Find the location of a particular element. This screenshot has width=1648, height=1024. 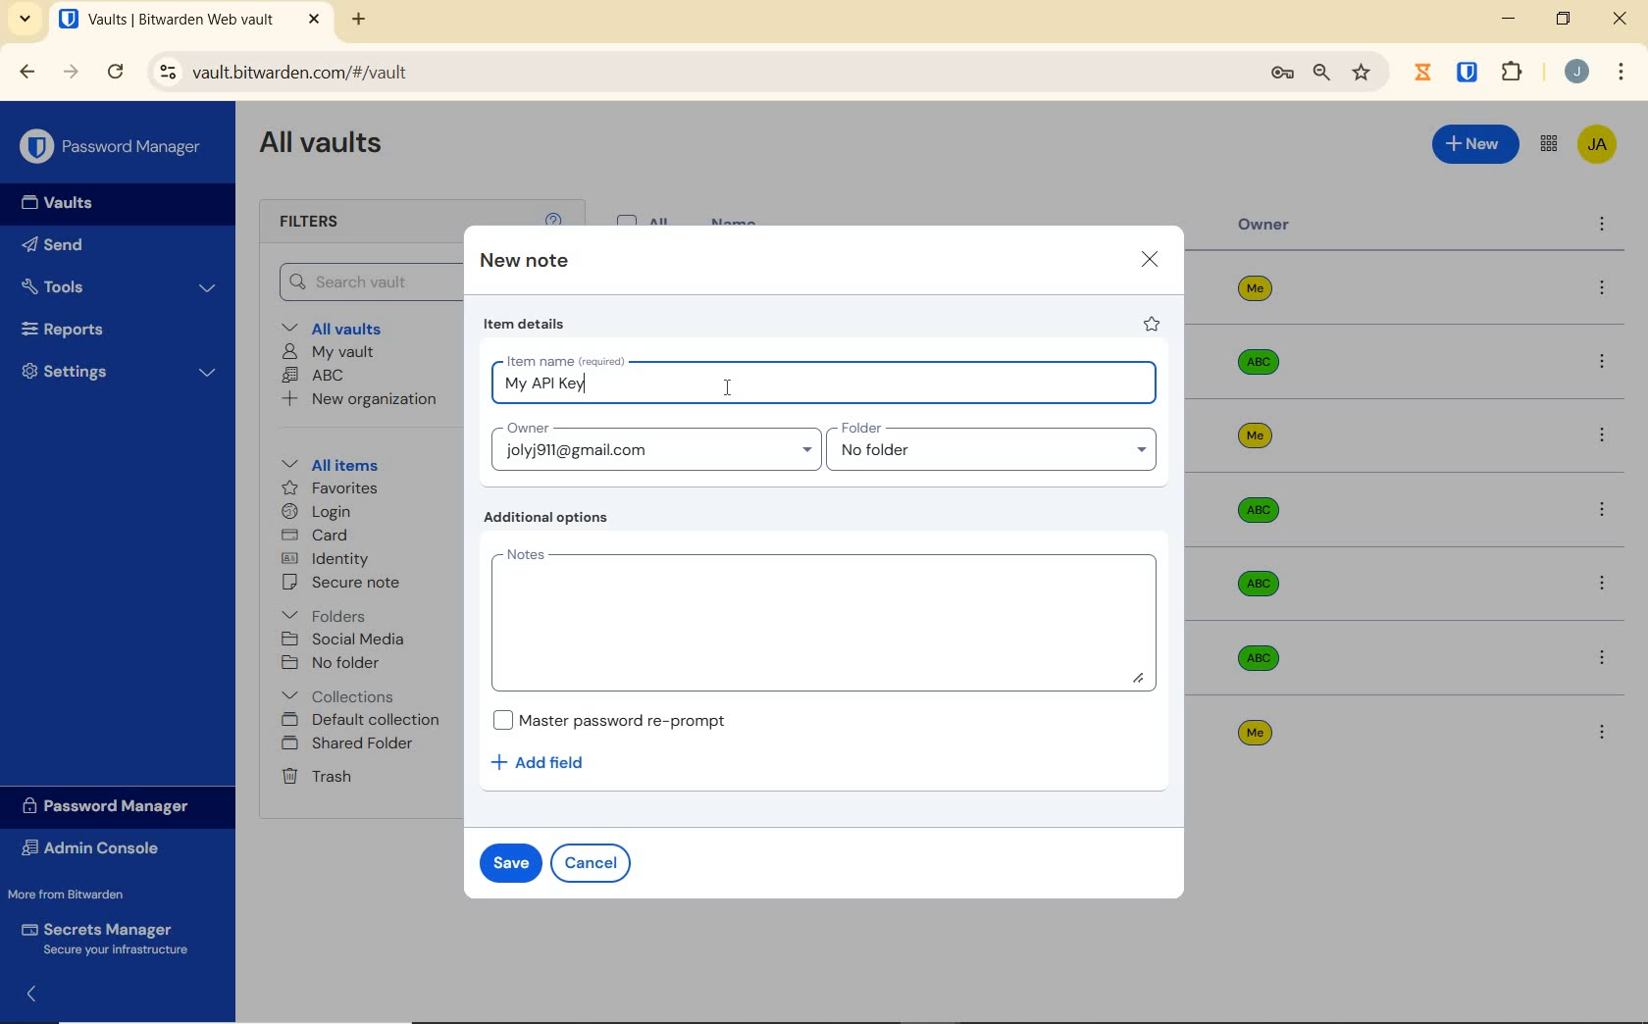

Master password re-prompt is located at coordinates (609, 720).